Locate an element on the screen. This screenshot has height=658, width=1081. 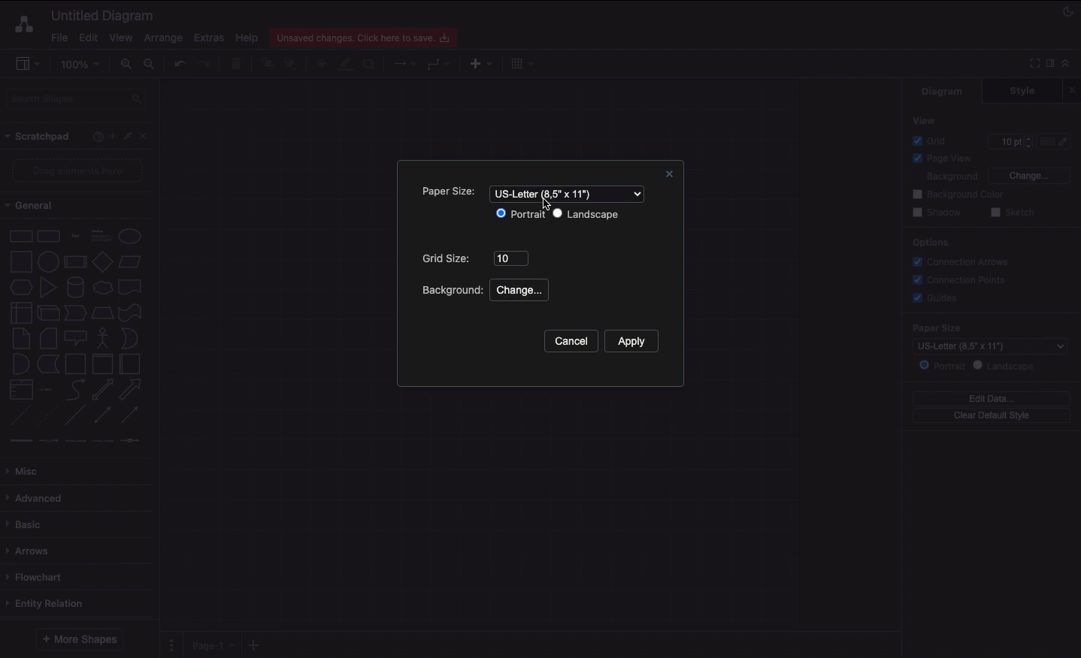
Page view is located at coordinates (940, 159).